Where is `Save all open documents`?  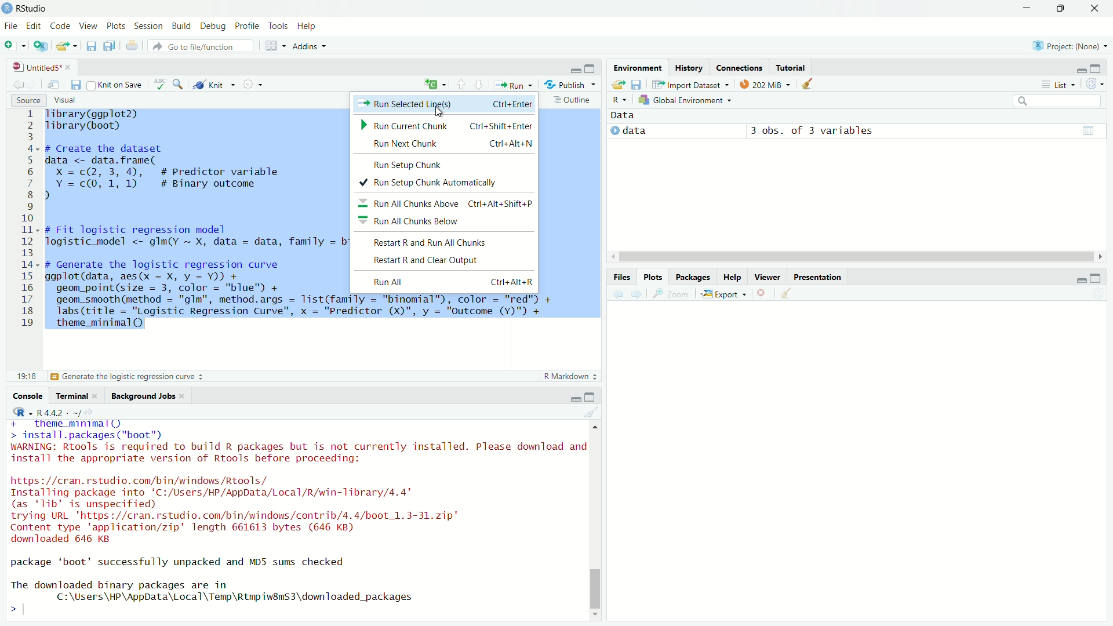
Save all open documents is located at coordinates (110, 45).